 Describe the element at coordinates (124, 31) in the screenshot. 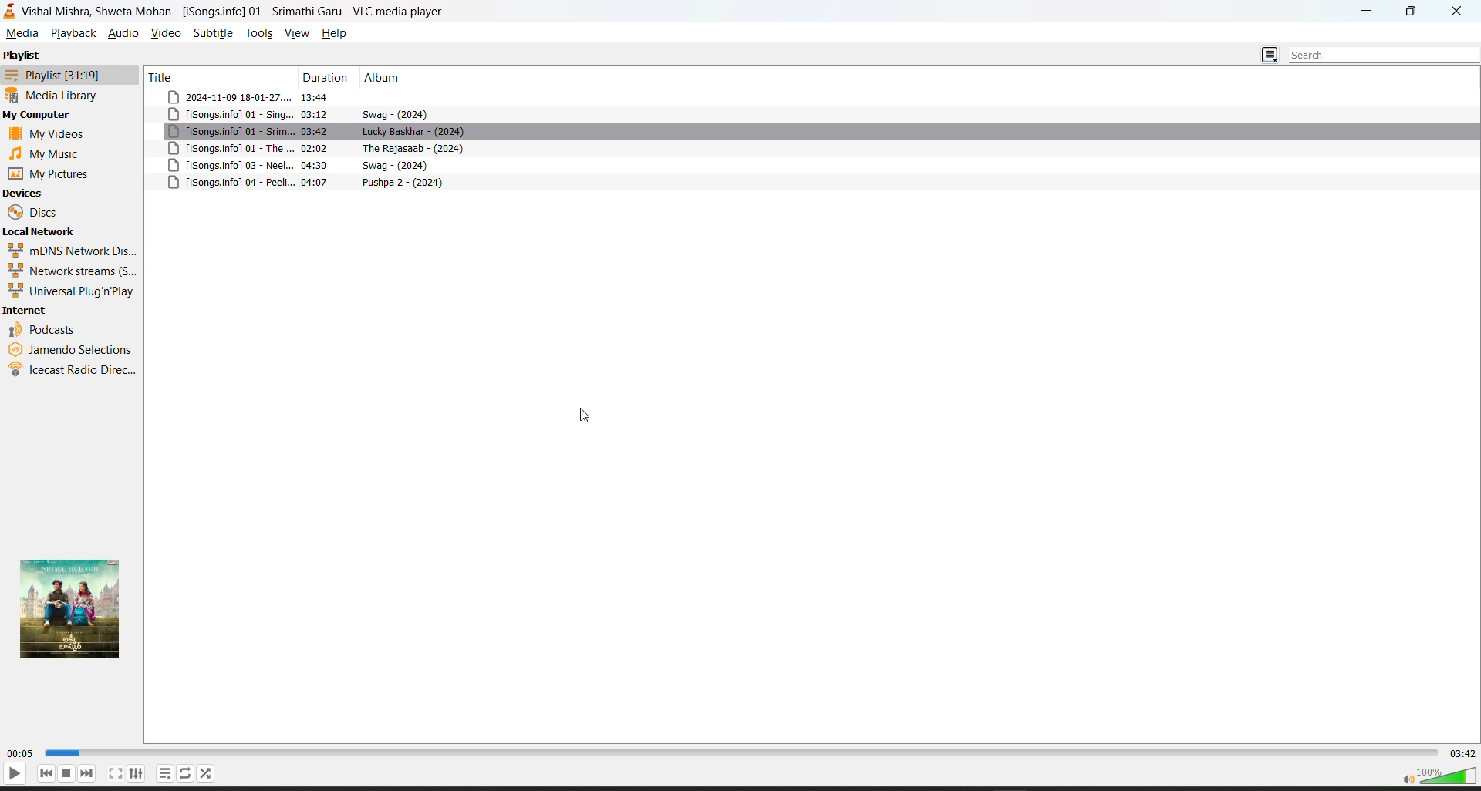

I see `audio` at that location.